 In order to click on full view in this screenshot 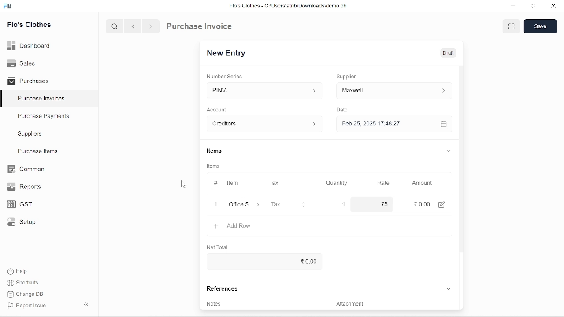, I will do `click(512, 26)`.